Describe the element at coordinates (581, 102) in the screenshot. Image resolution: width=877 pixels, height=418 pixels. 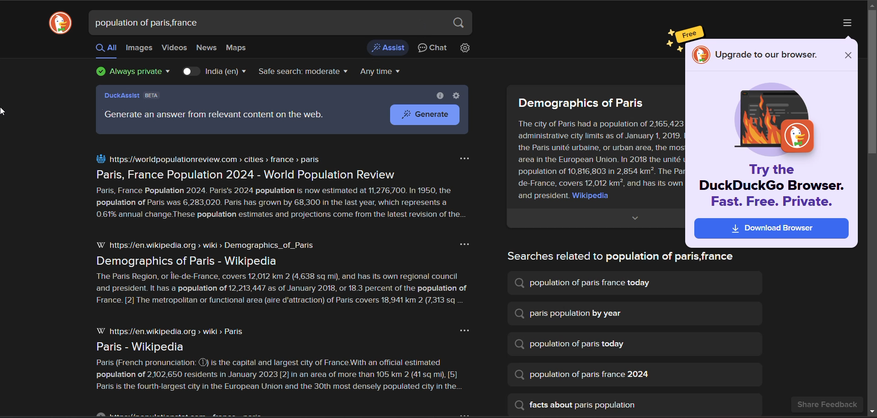
I see `Demographics of Paris` at that location.